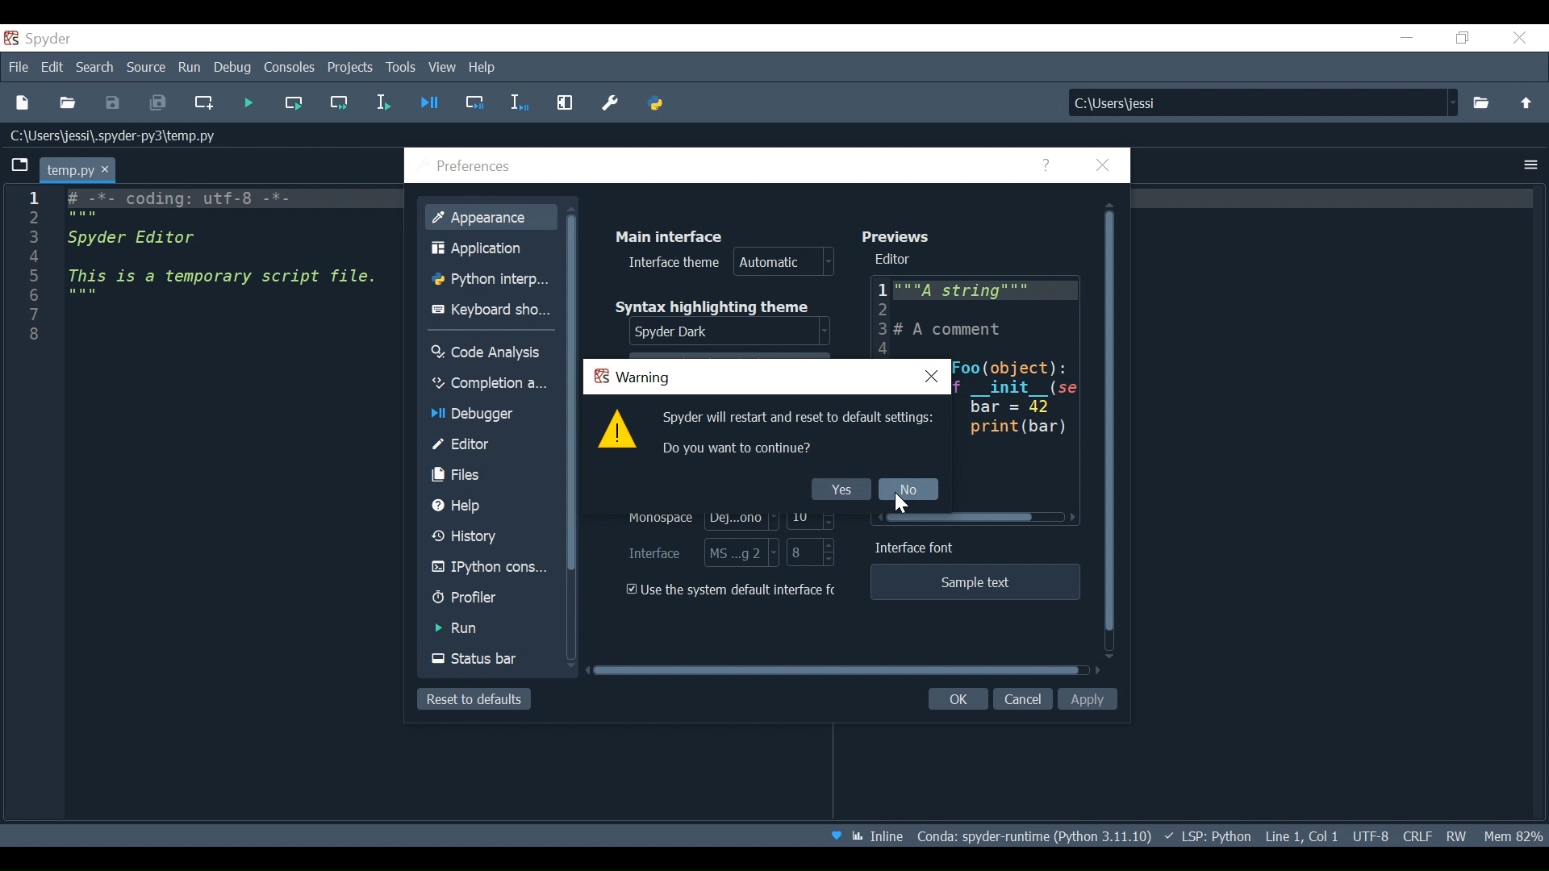 Image resolution: width=1549 pixels, height=871 pixels. I want to click on Run current cell and go to the next one, so click(340, 103).